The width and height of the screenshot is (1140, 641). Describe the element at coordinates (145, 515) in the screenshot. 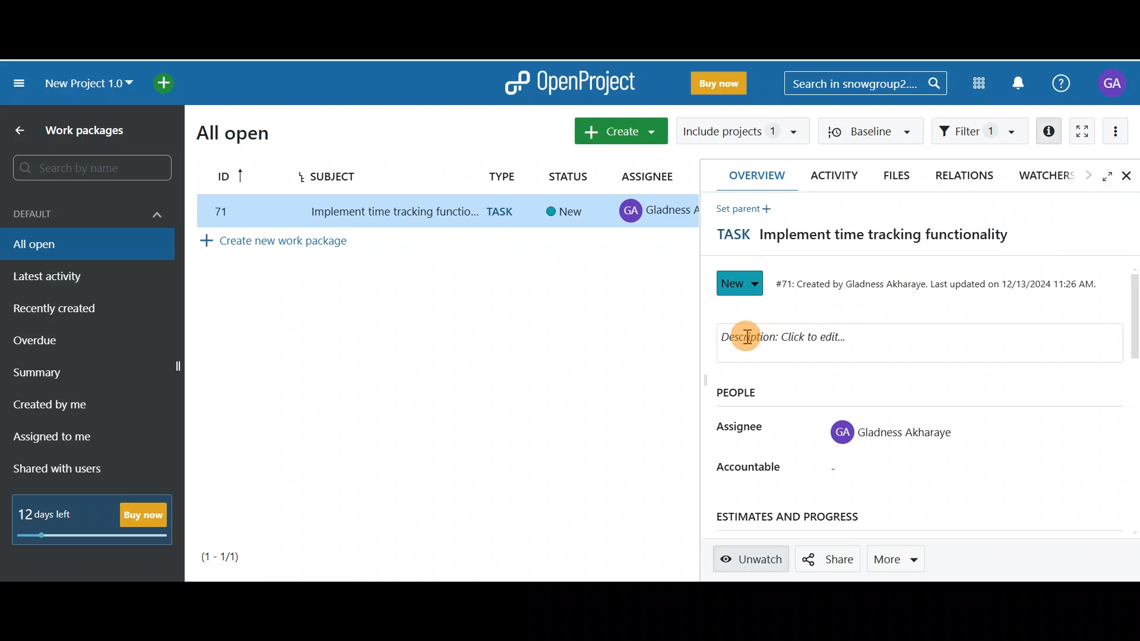

I see `Buy now` at that location.